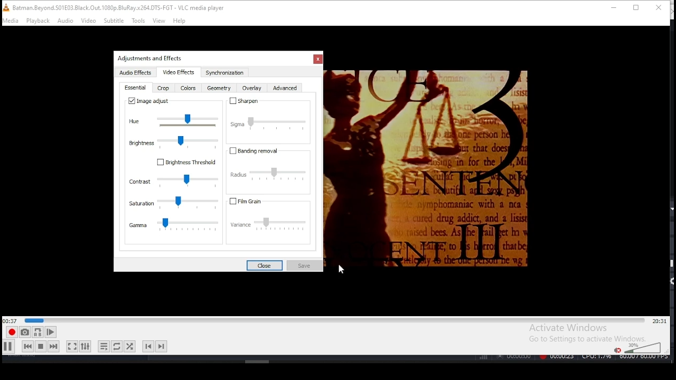  Describe the element at coordinates (659, 8) in the screenshot. I see `close window` at that location.